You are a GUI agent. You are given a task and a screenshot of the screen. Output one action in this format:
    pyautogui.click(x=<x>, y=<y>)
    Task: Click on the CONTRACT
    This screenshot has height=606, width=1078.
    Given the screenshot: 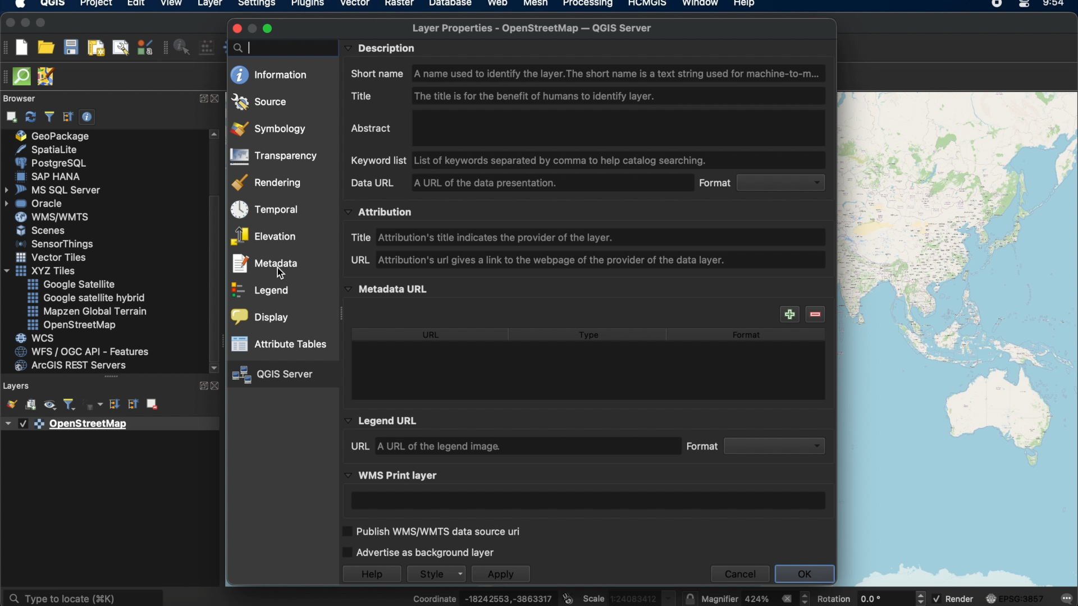 What is the action you would take?
    pyautogui.click(x=216, y=99)
    